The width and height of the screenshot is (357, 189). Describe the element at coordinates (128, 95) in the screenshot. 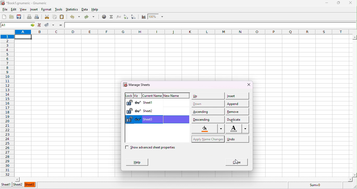

I see `lock` at that location.